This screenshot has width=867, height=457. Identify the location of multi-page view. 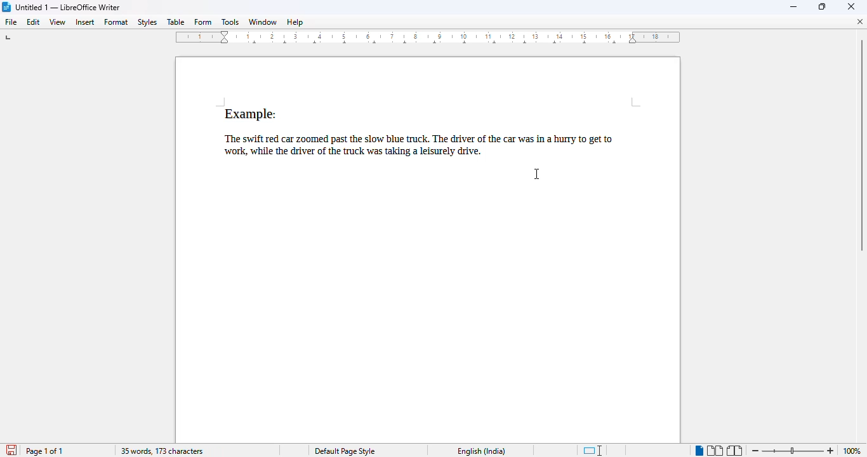
(715, 451).